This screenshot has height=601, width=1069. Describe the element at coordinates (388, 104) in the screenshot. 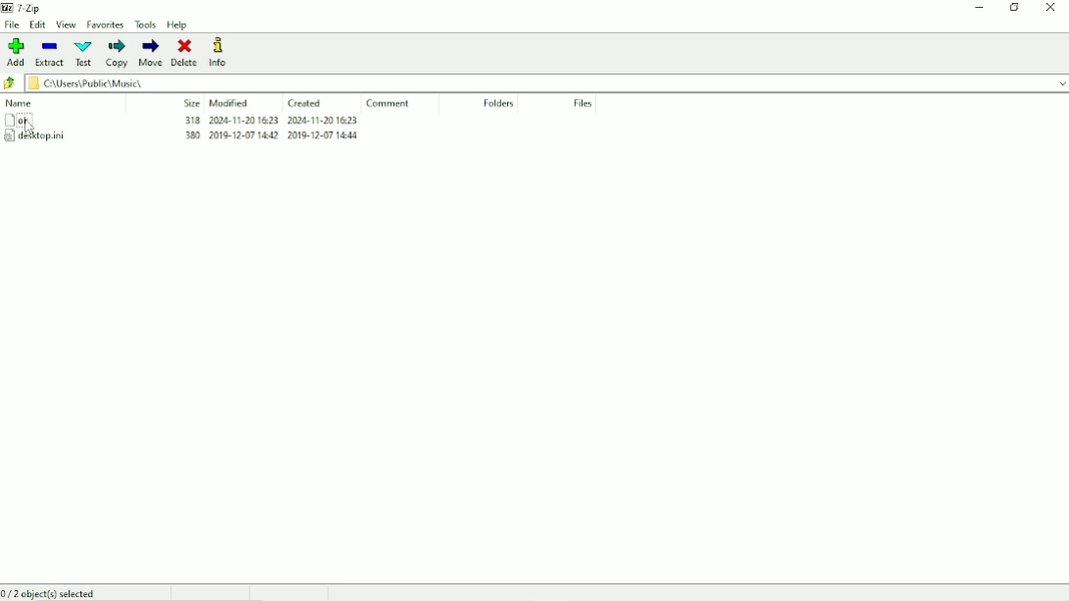

I see `Comment` at that location.